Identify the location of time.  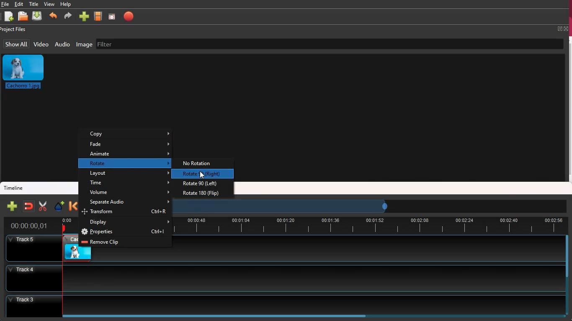
(129, 183).